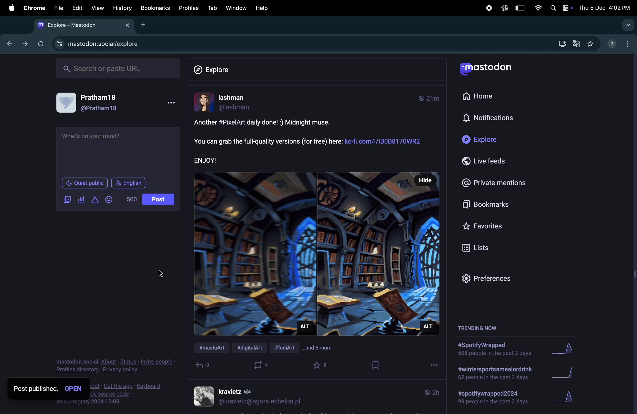 The width and height of the screenshot is (637, 414). Describe the element at coordinates (119, 150) in the screenshot. I see `textbox` at that location.